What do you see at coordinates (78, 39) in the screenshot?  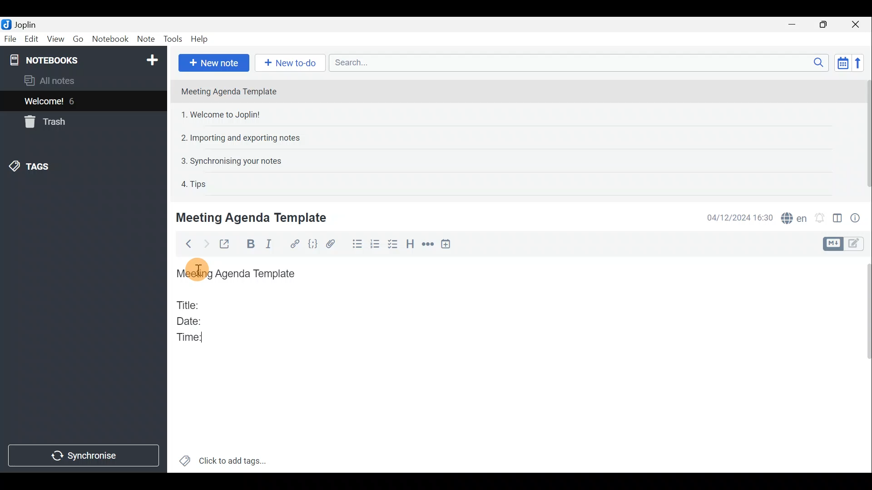 I see `Go` at bounding box center [78, 39].